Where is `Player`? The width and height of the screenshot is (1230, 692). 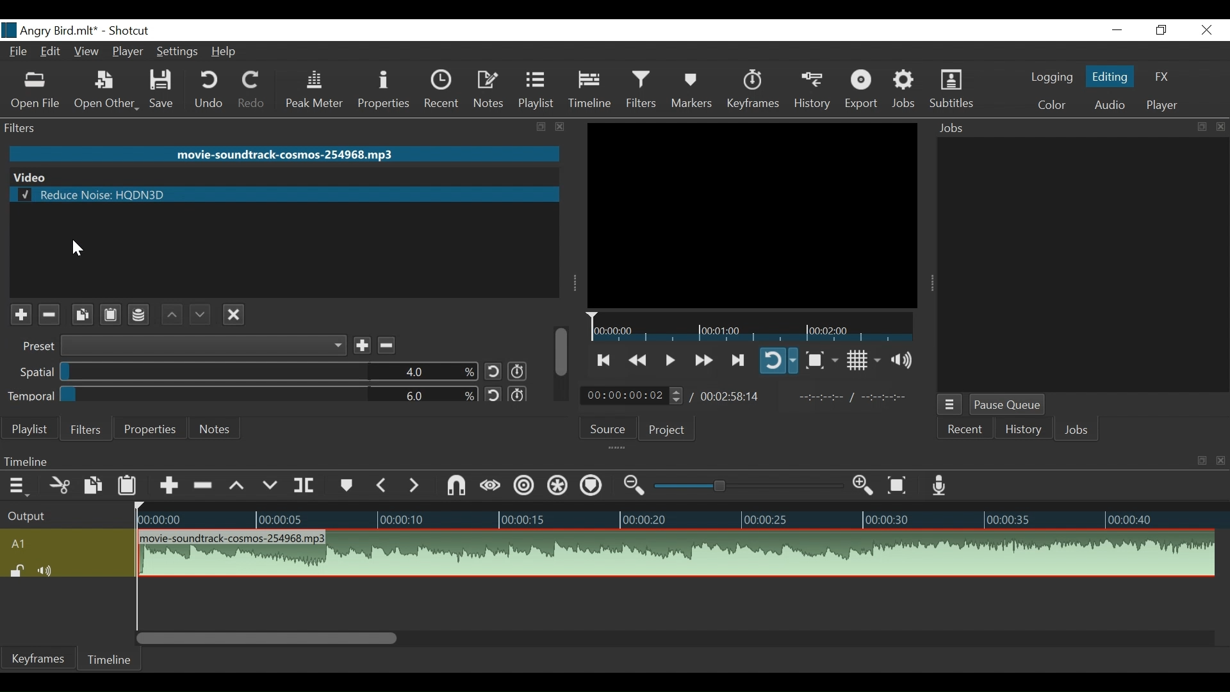 Player is located at coordinates (126, 53).